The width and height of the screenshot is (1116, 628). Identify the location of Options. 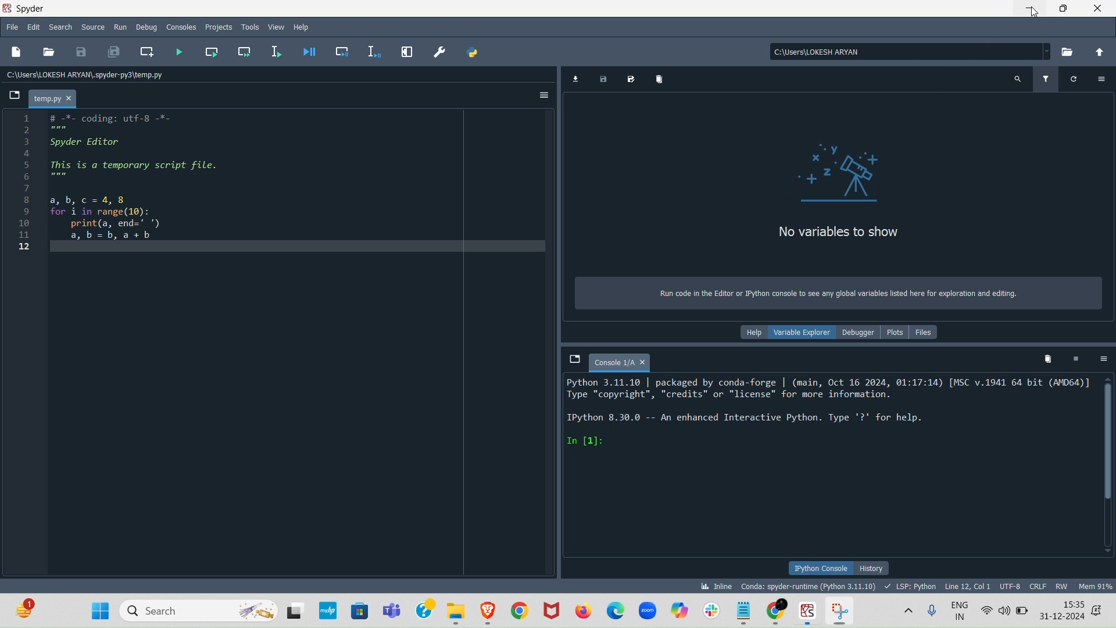
(539, 92).